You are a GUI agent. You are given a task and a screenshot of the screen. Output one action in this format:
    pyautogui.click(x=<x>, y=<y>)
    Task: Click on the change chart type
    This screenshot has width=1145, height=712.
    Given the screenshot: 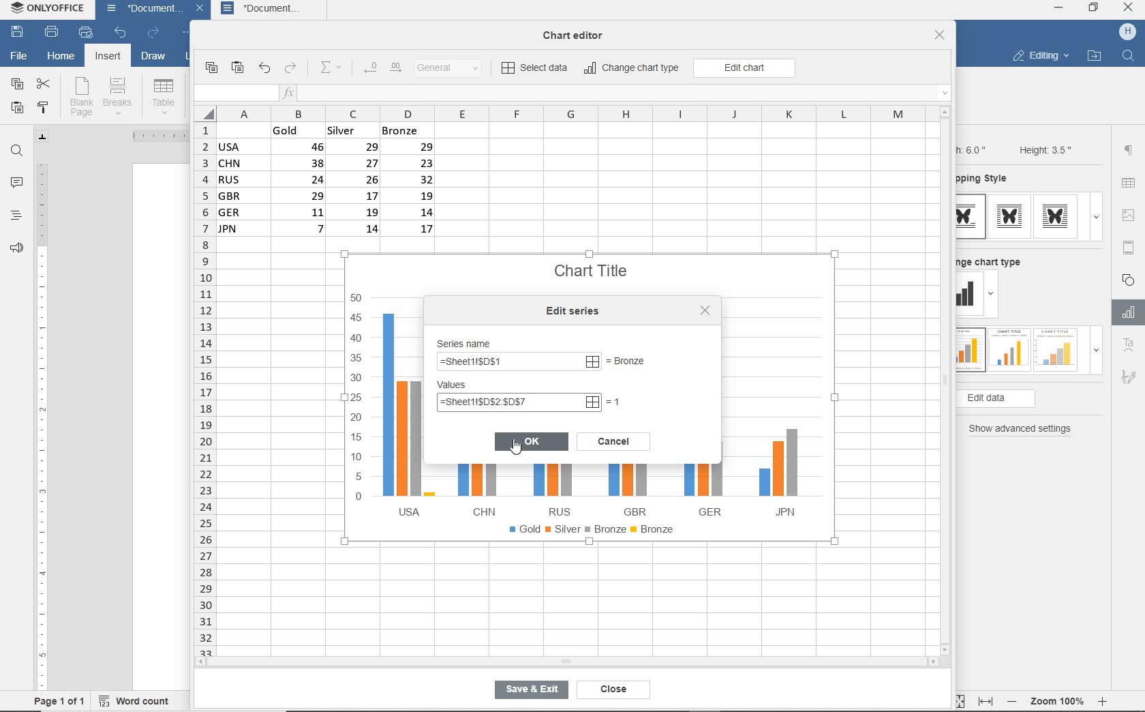 What is the action you would take?
    pyautogui.click(x=632, y=69)
    